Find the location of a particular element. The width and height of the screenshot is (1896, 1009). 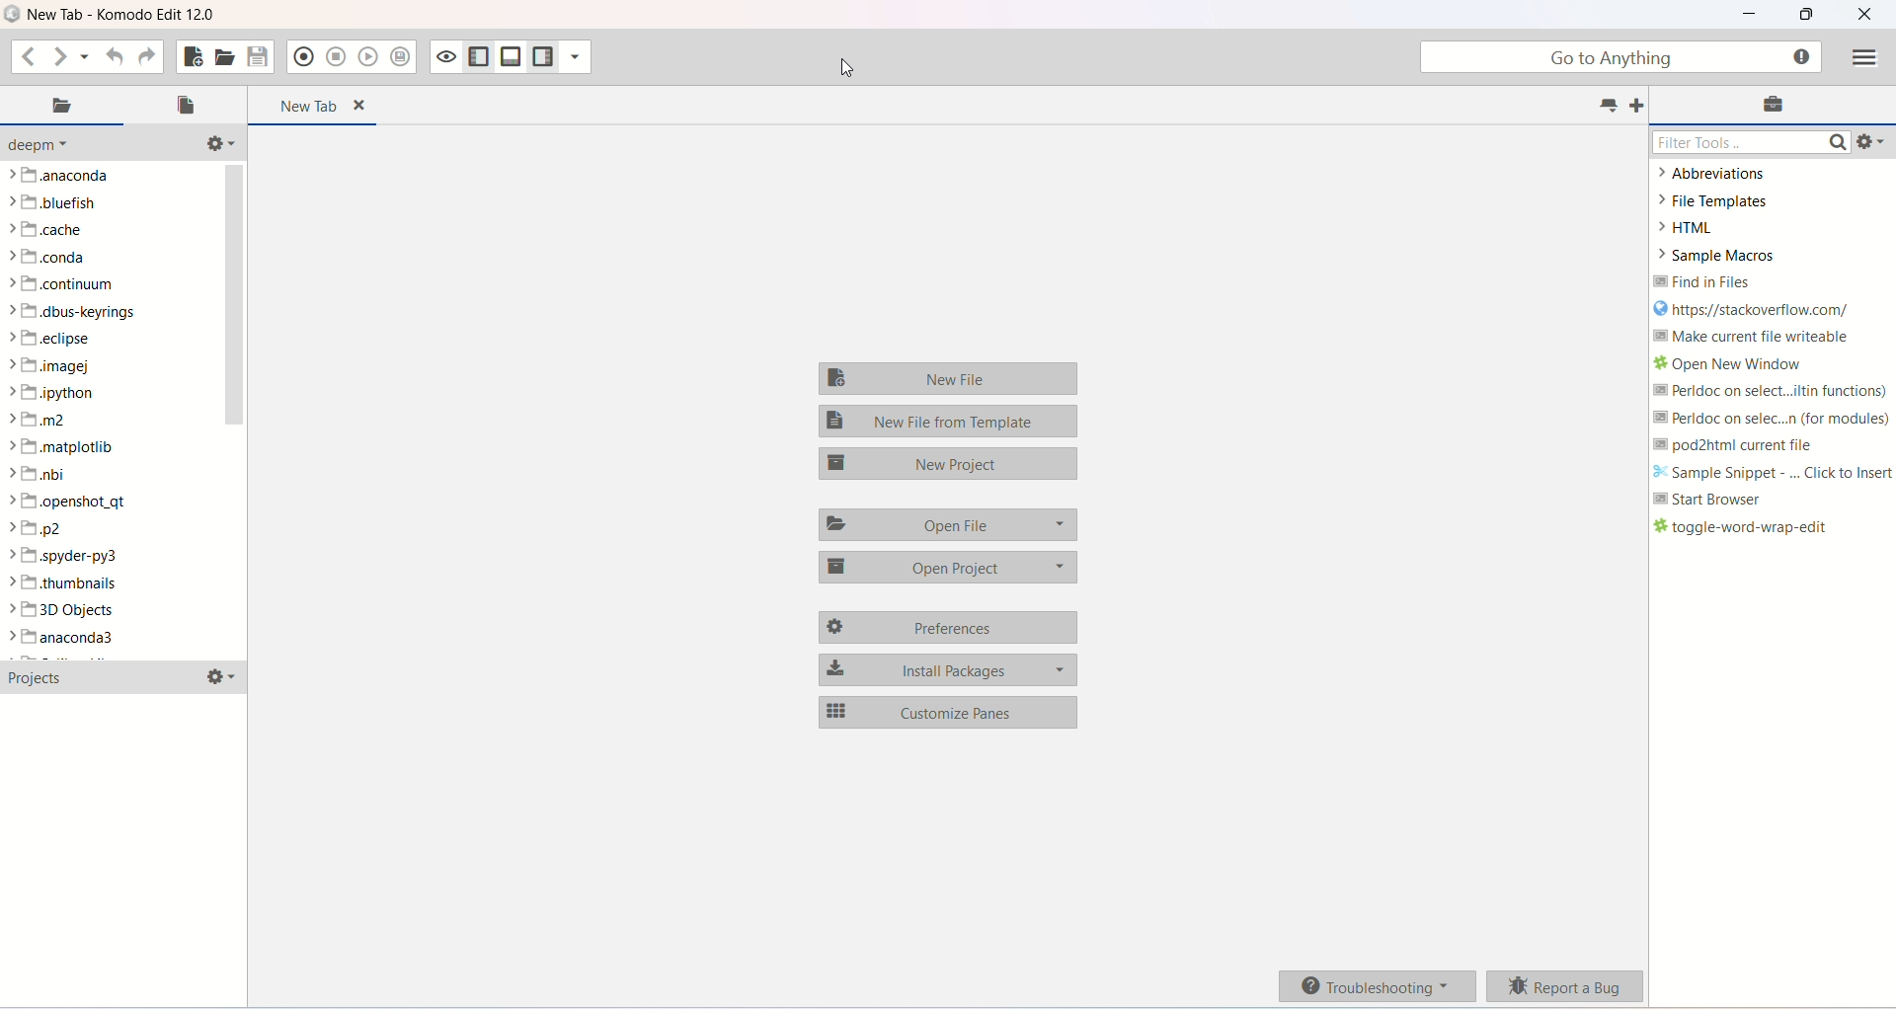

nbi is located at coordinates (37, 474).